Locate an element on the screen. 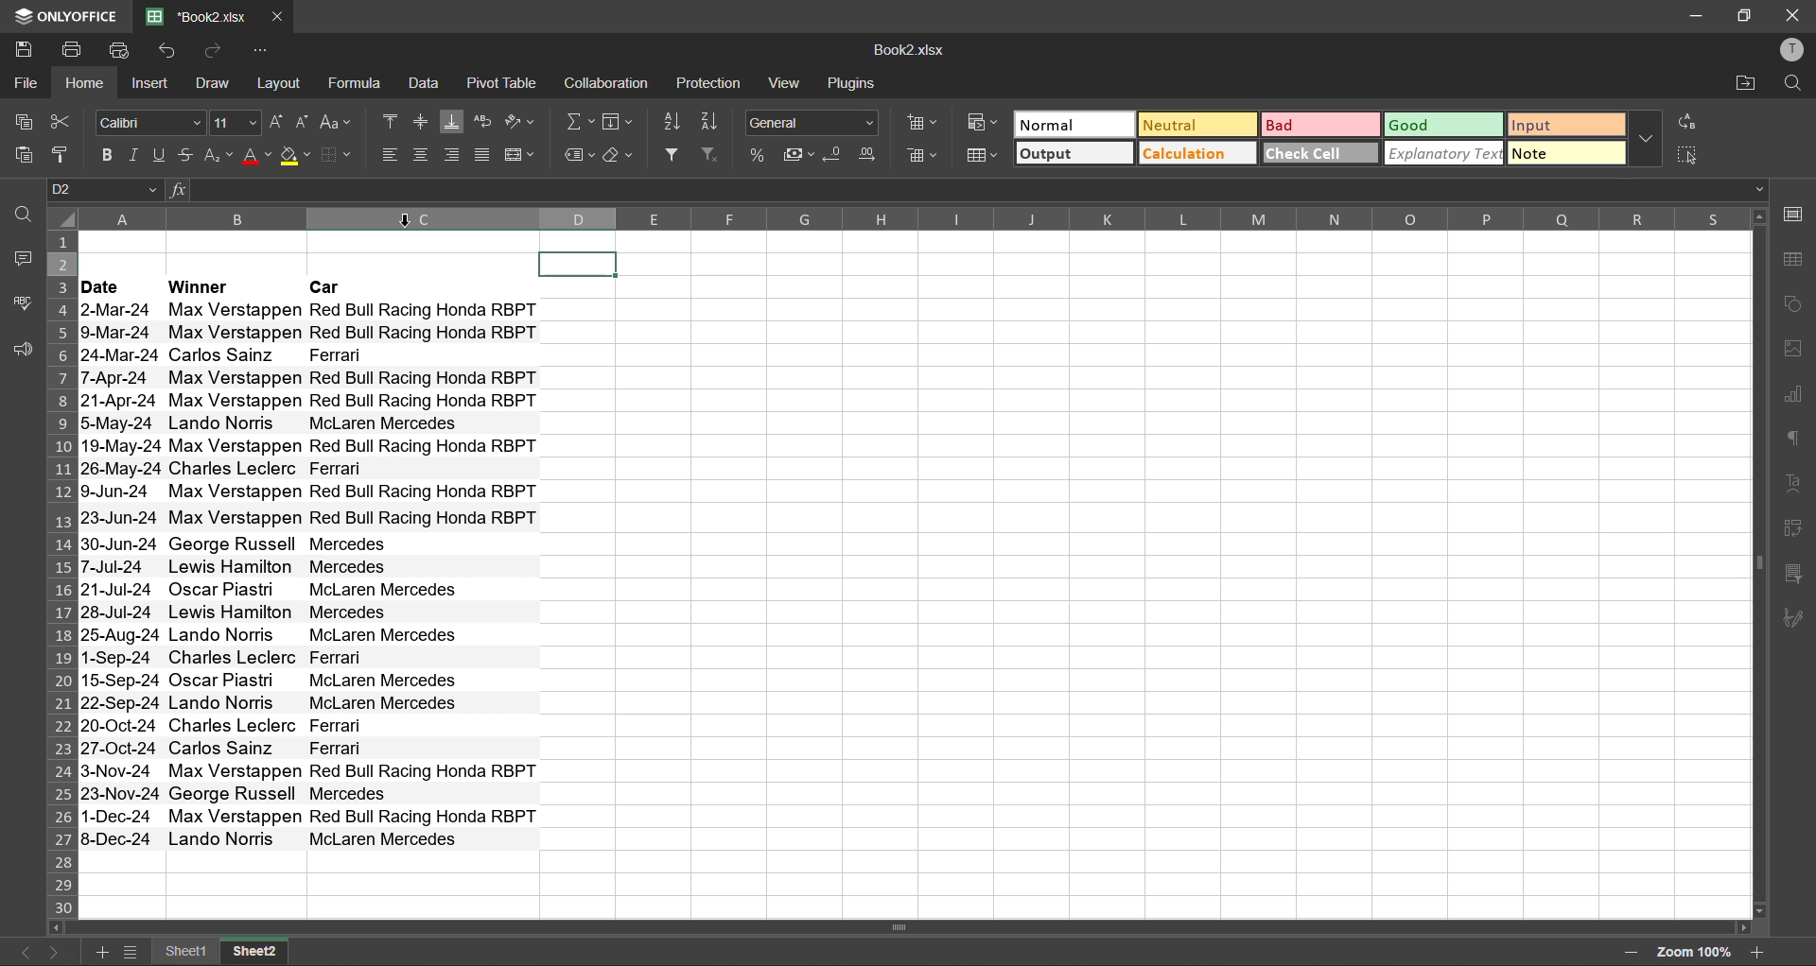 The image size is (1816, 966). scroll bar is located at coordinates (850, 929).